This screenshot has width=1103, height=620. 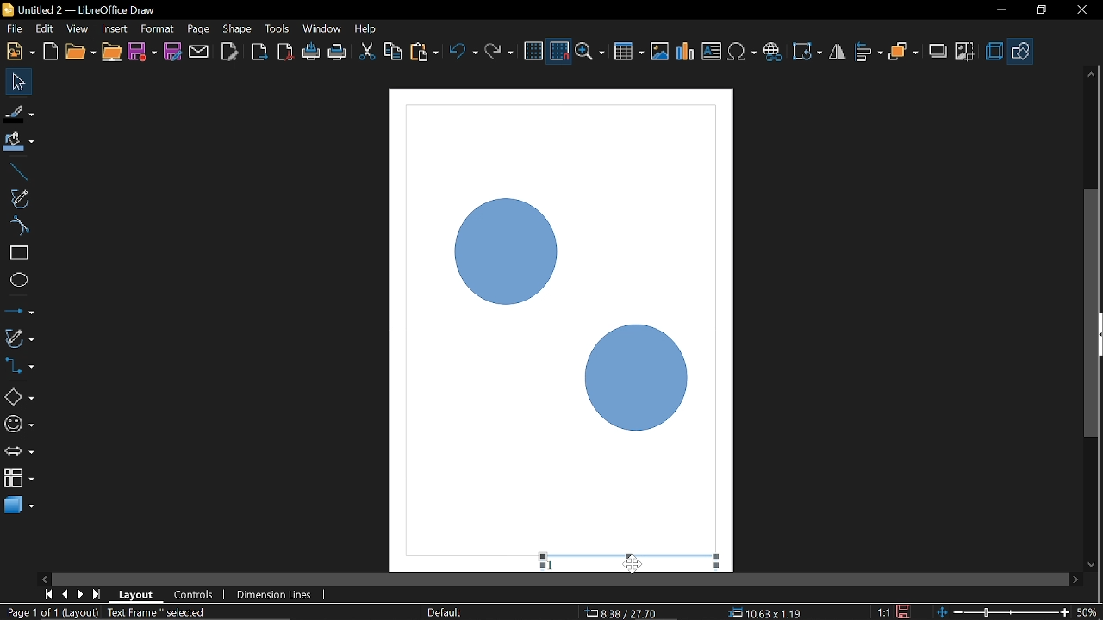 What do you see at coordinates (286, 53) in the screenshot?
I see `Export directly as pdf` at bounding box center [286, 53].